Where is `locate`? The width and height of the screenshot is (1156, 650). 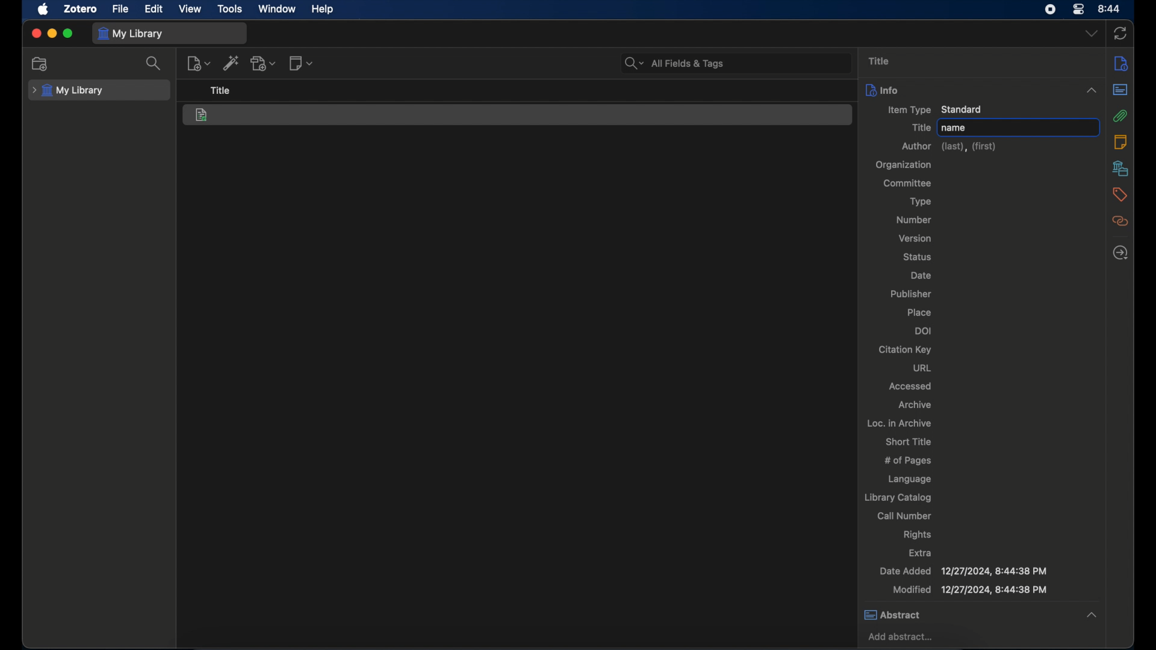
locate is located at coordinates (1119, 253).